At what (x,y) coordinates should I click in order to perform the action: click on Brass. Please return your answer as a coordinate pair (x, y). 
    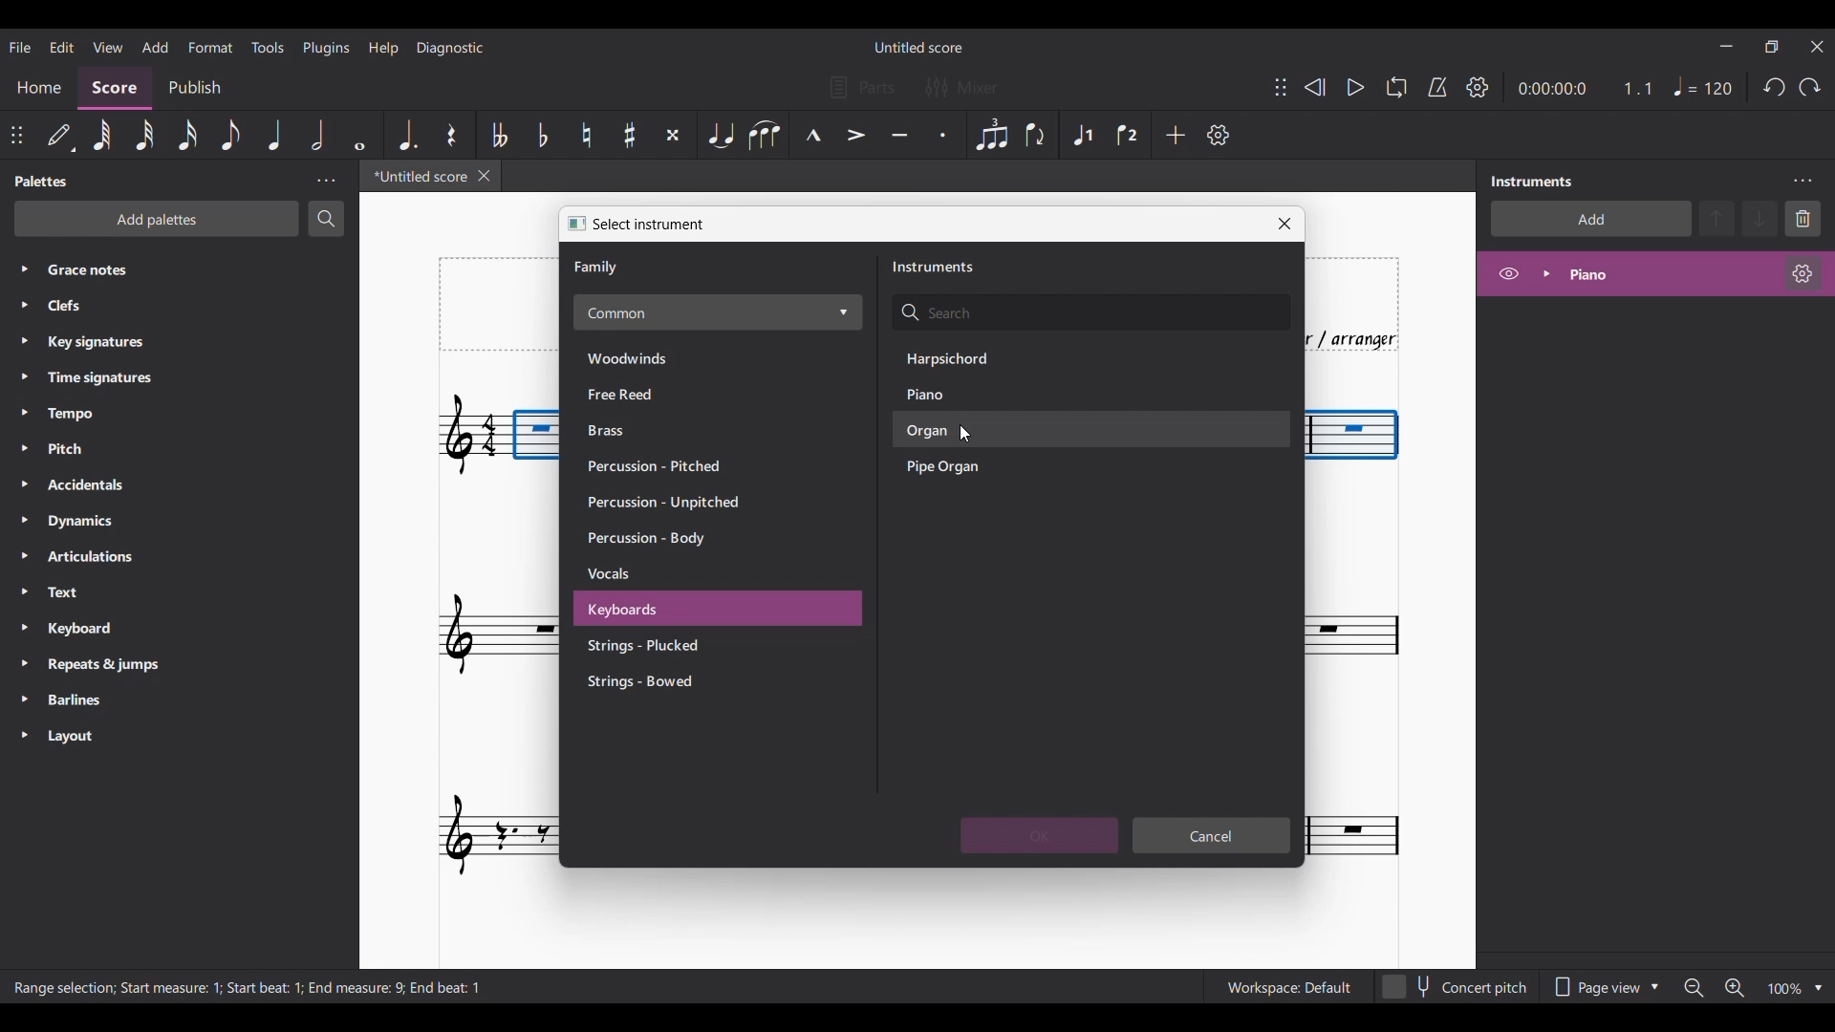
    Looking at the image, I should click on (646, 431).